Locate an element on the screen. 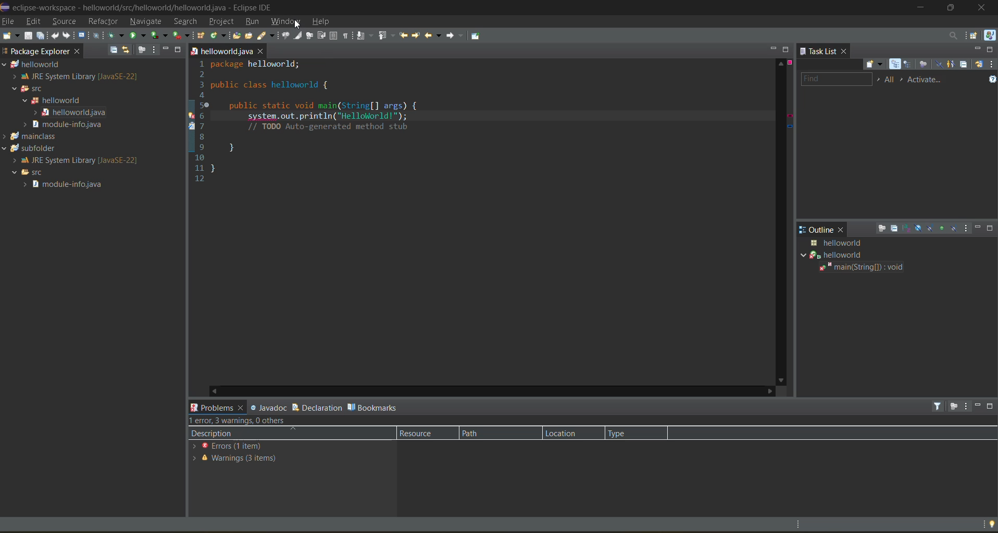 This screenshot has width=998, height=533. new is located at coordinates (14, 36).